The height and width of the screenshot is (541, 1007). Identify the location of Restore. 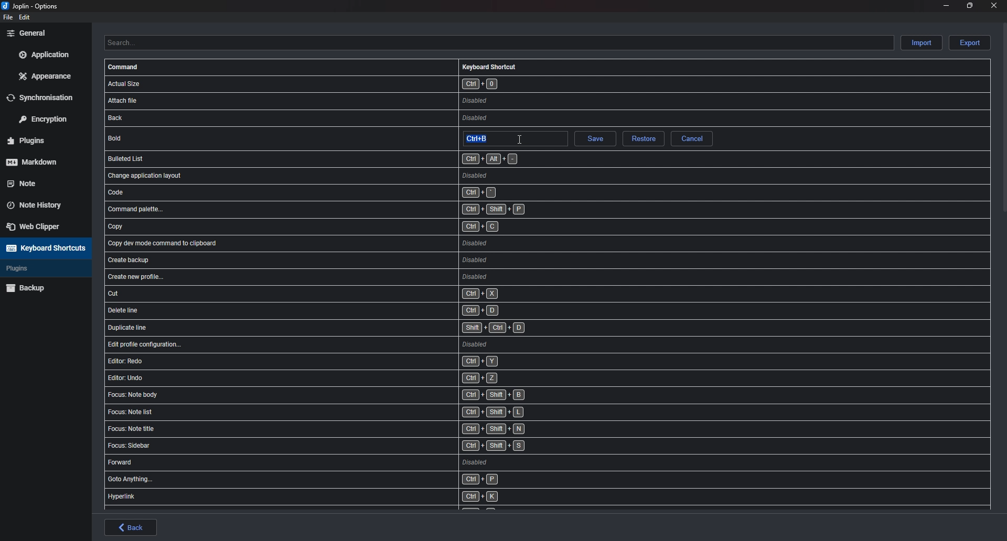
(642, 139).